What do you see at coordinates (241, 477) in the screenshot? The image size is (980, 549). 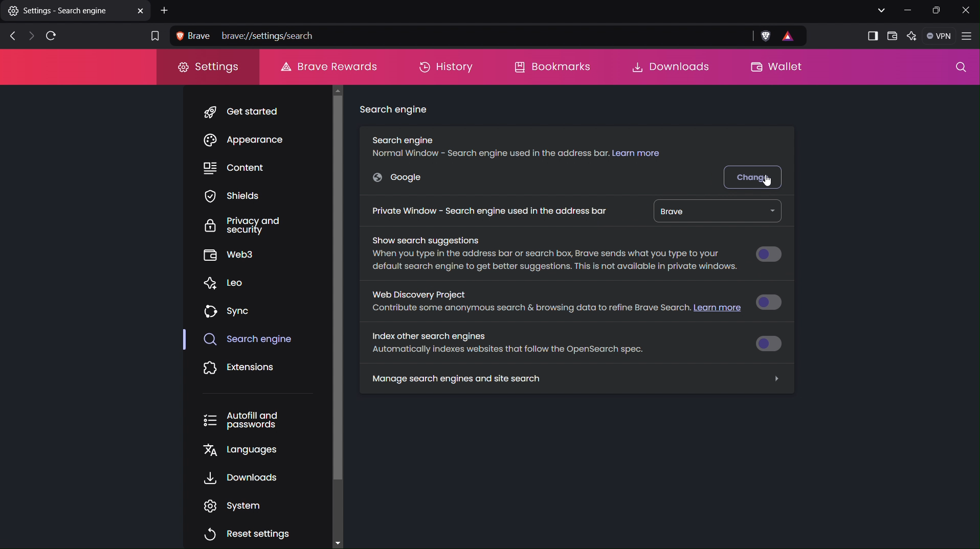 I see `Downloads` at bounding box center [241, 477].